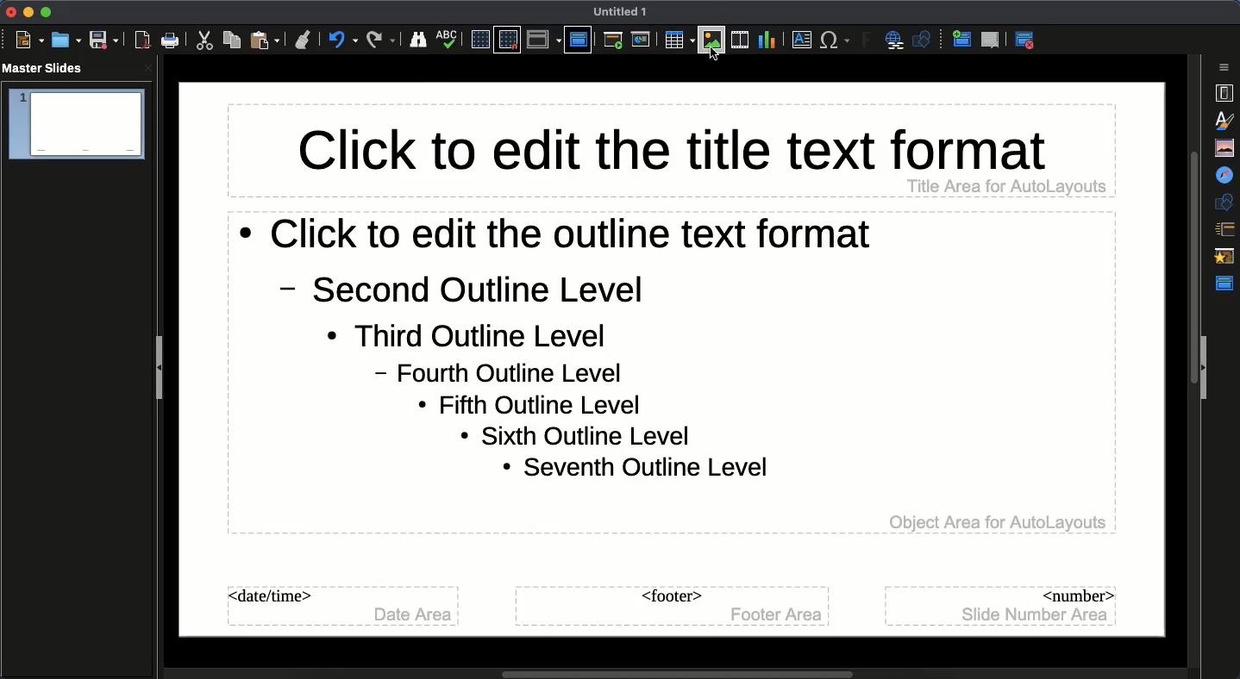 This screenshot has height=679, width=1240. I want to click on Save as PDF, so click(144, 42).